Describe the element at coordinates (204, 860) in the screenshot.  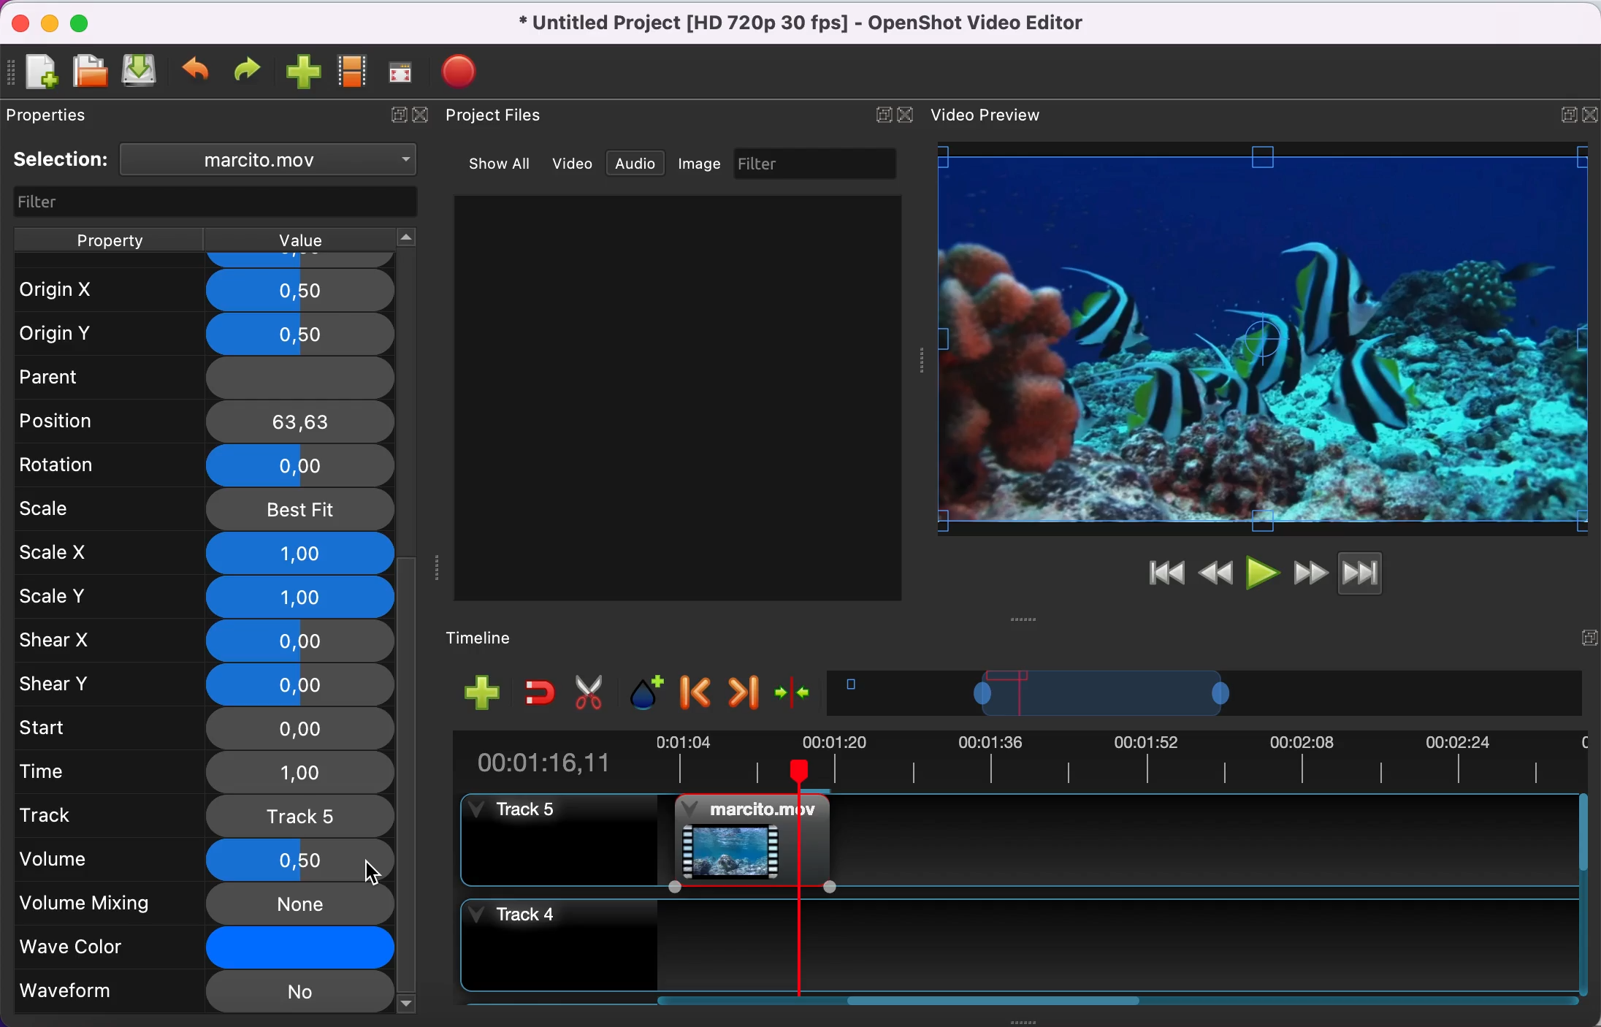
I see `volume 0,5` at that location.